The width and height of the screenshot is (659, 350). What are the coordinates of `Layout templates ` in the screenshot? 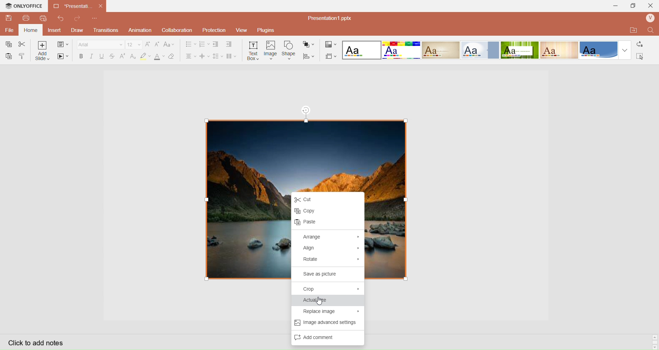 It's located at (487, 50).